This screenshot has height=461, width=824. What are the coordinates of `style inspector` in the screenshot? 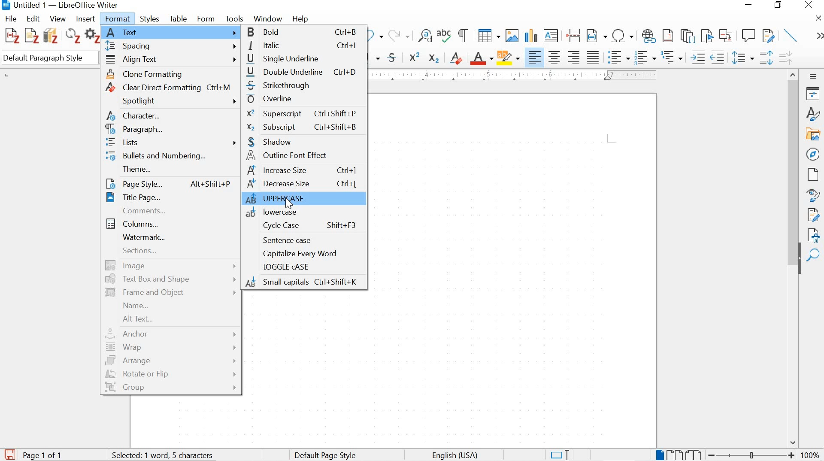 It's located at (813, 196).